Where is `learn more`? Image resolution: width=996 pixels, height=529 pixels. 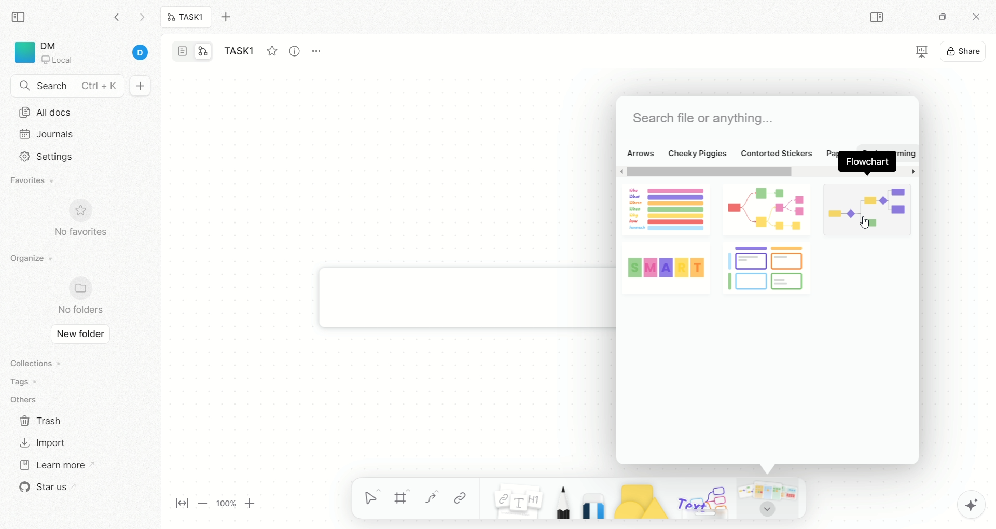
learn more is located at coordinates (51, 464).